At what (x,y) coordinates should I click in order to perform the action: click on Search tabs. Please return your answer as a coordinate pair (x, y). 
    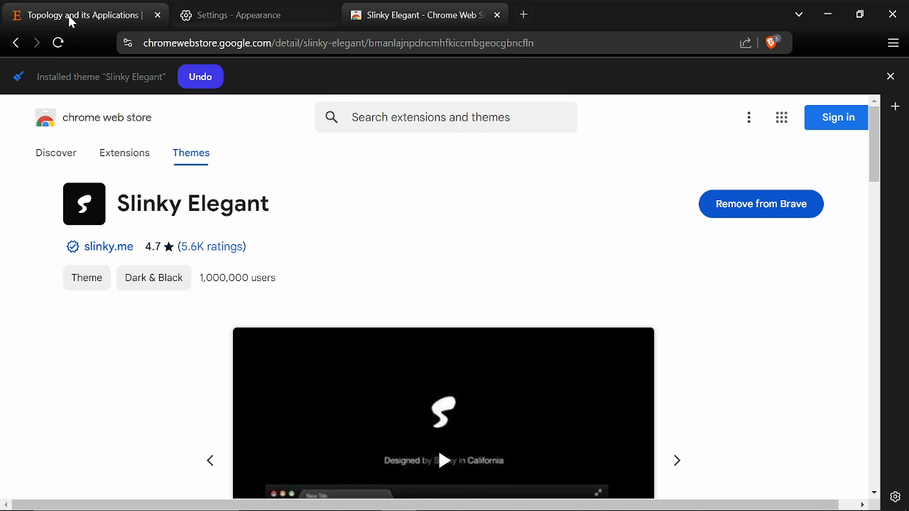
    Looking at the image, I should click on (799, 16).